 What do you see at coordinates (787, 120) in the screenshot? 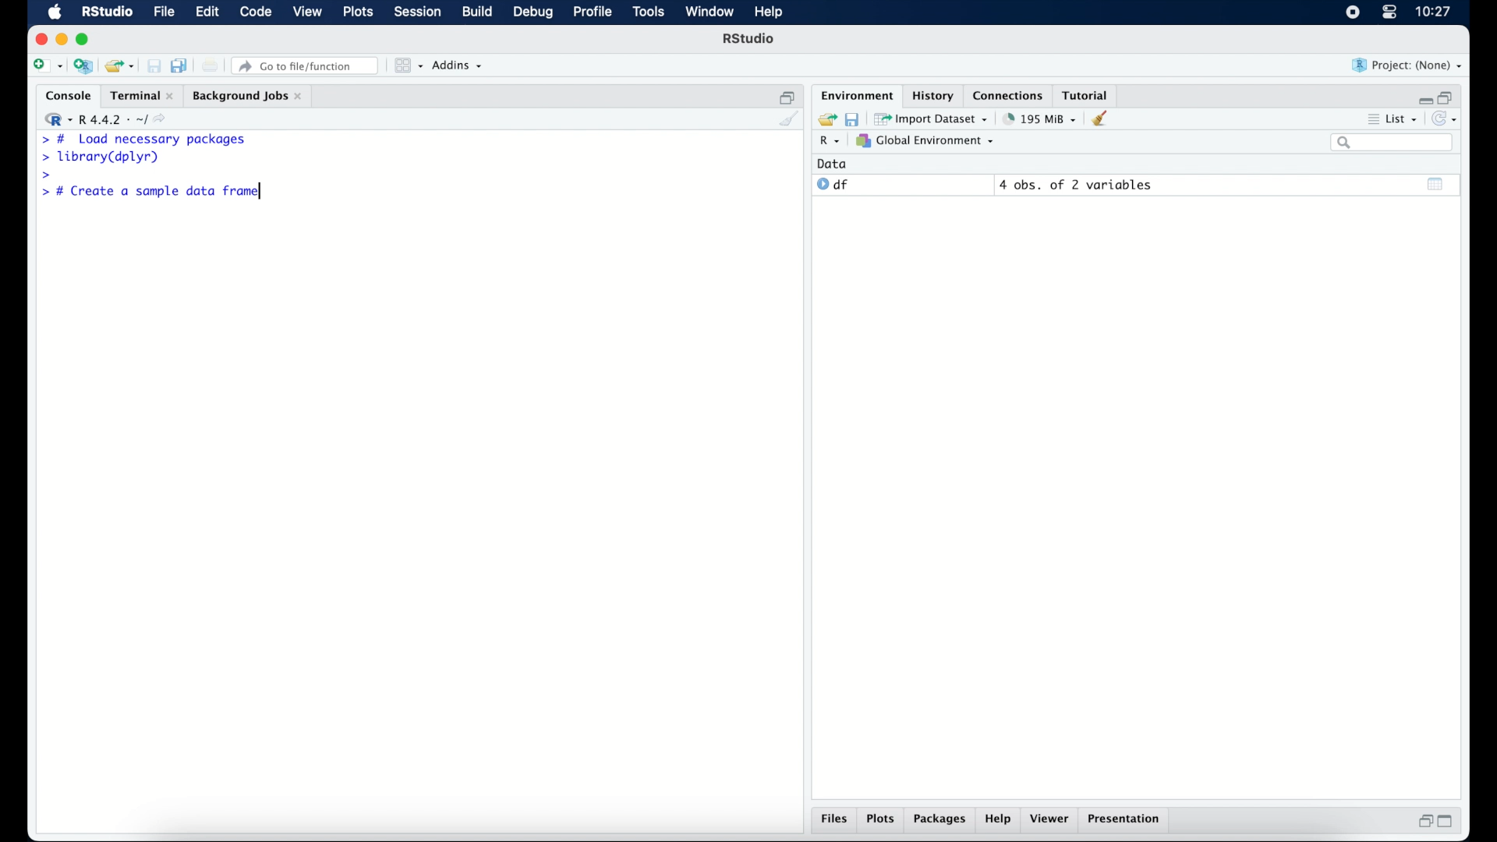
I see `clear console` at bounding box center [787, 120].